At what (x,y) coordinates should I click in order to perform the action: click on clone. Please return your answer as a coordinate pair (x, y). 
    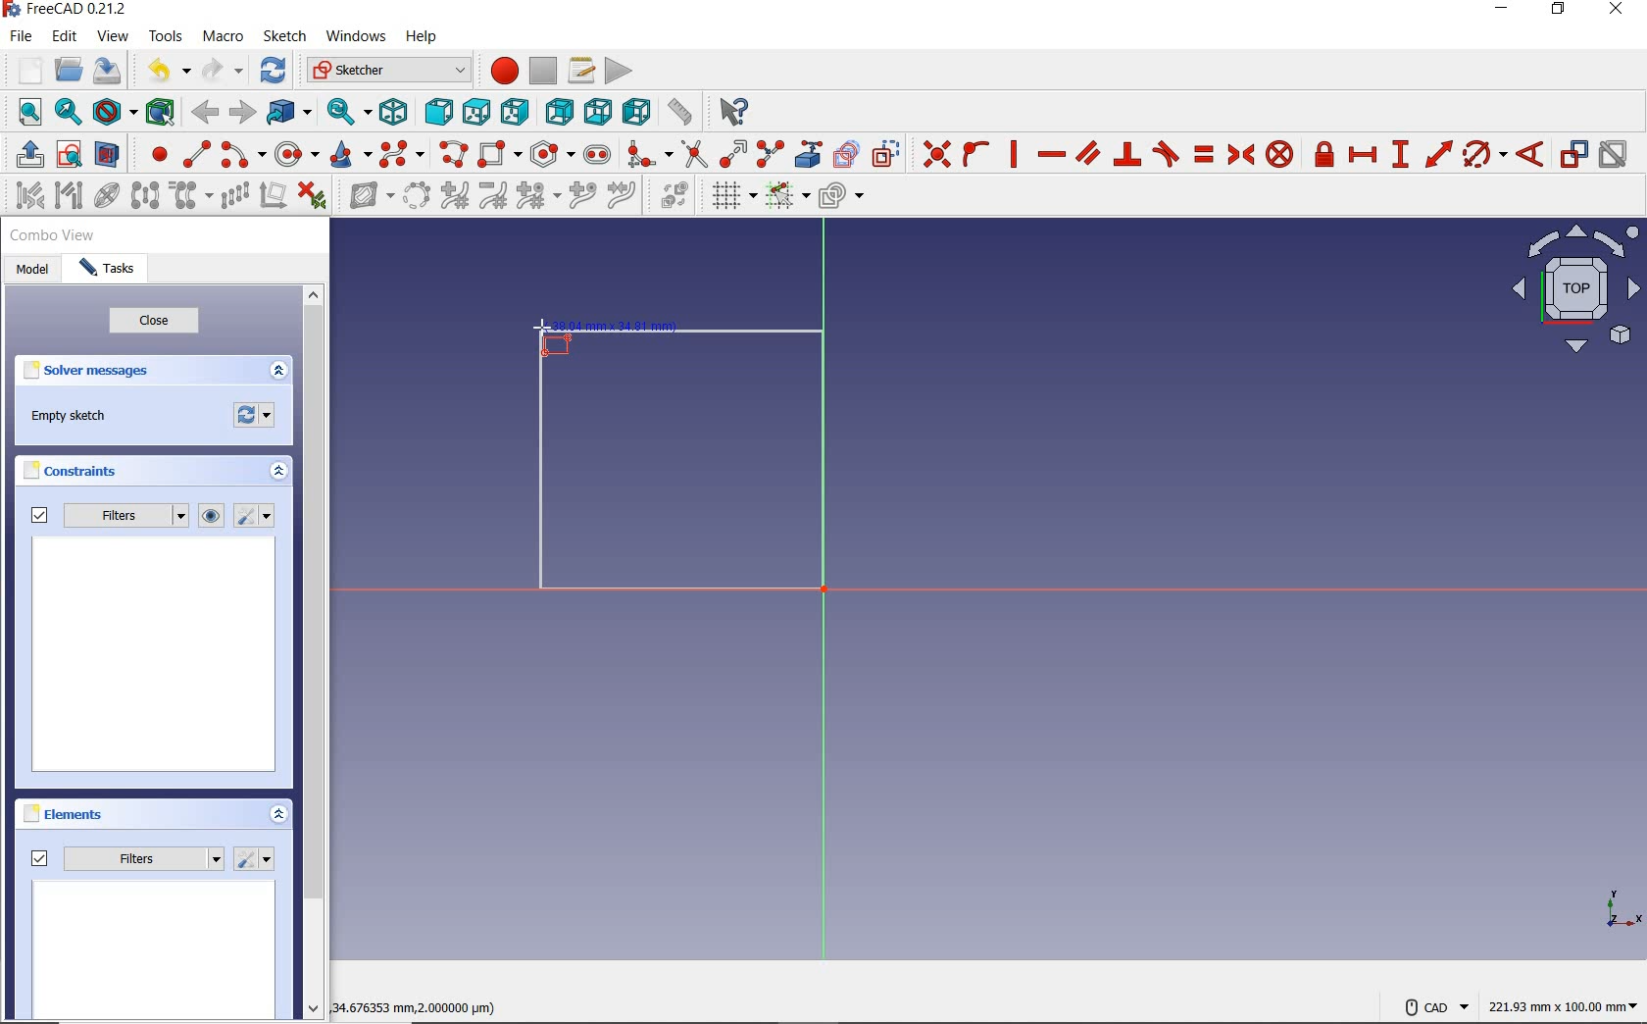
    Looking at the image, I should click on (192, 197).